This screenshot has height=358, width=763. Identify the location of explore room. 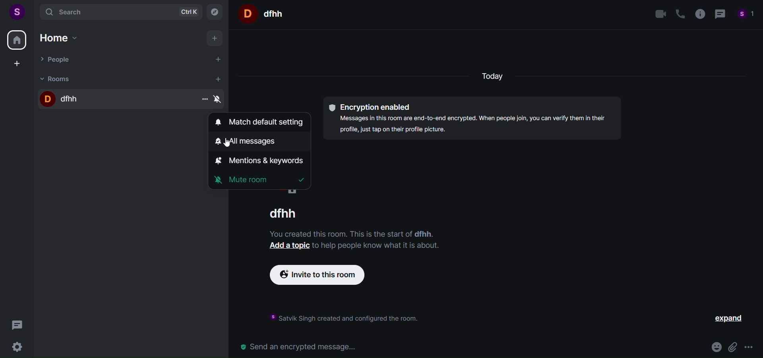
(215, 12).